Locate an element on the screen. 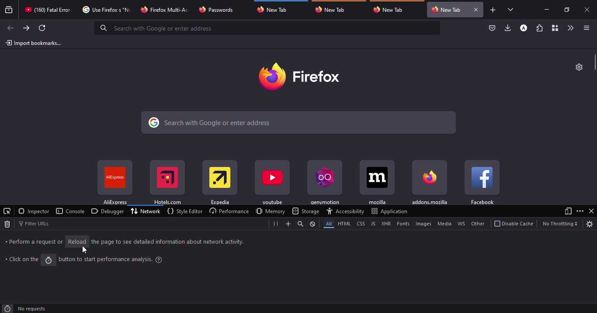  tab is located at coordinates (274, 10).